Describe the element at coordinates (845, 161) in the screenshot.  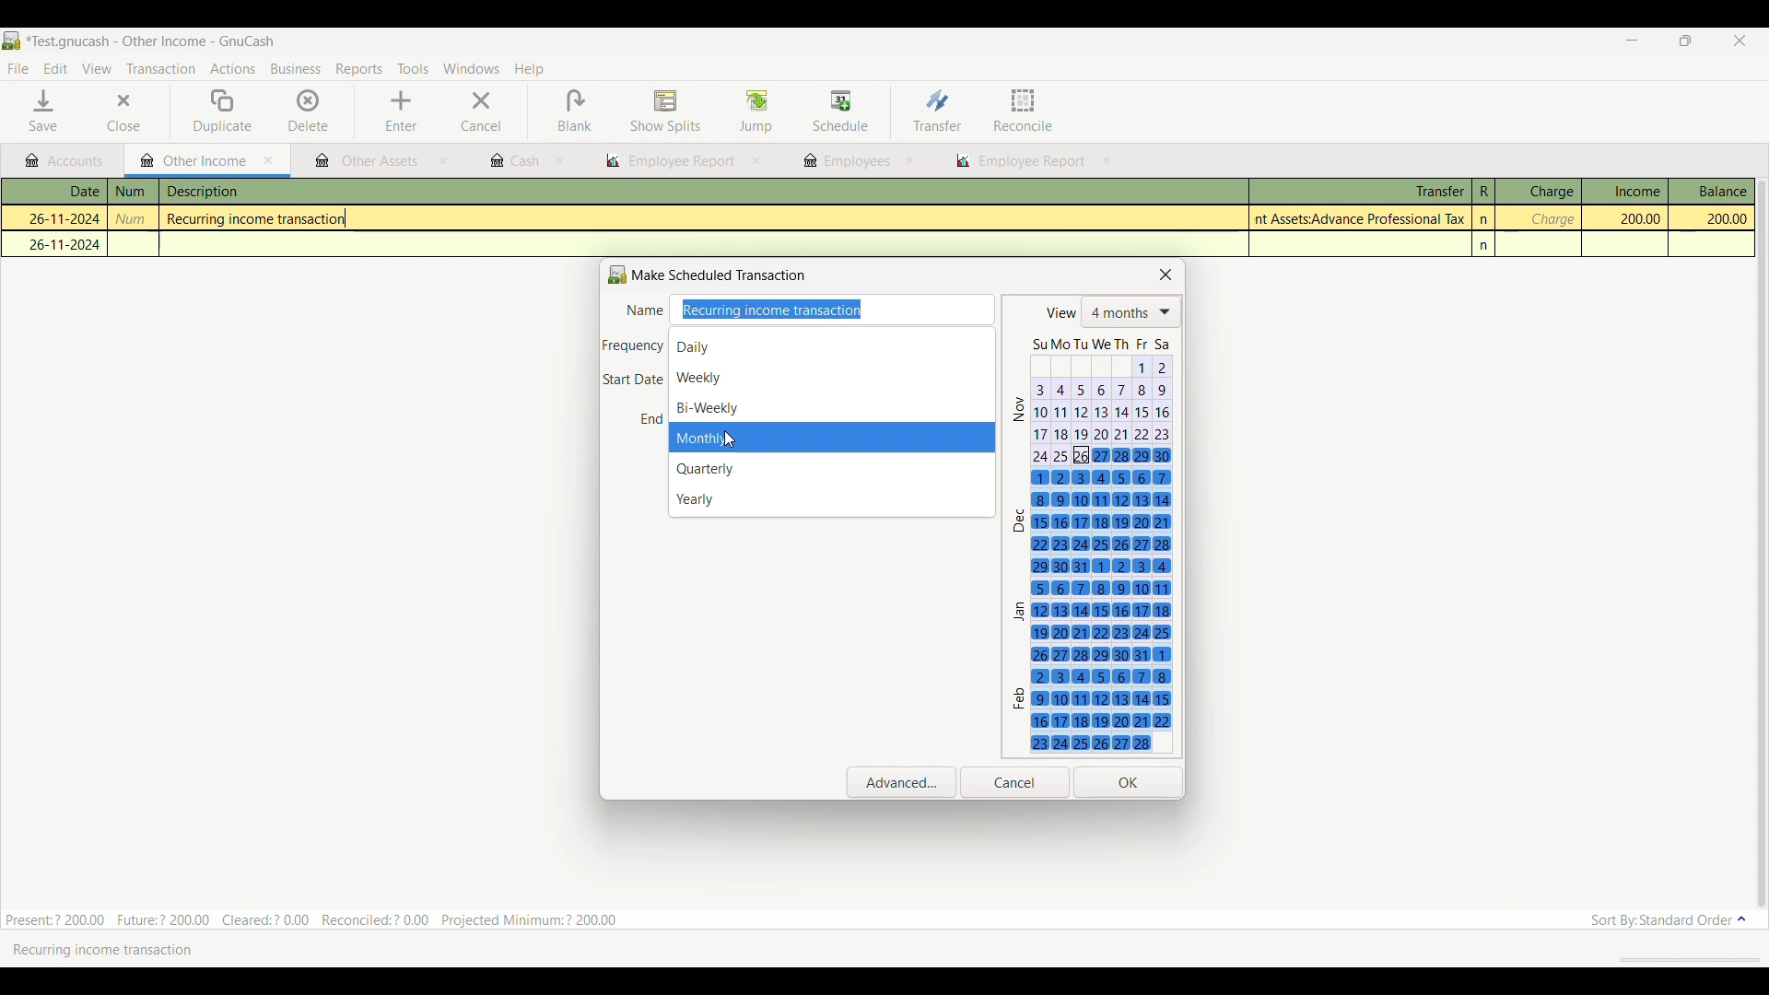
I see `employees` at that location.